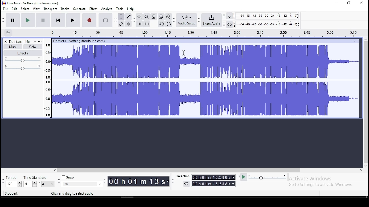 This screenshot has width=369, height=207. Describe the element at coordinates (40, 41) in the screenshot. I see `open menu` at that location.